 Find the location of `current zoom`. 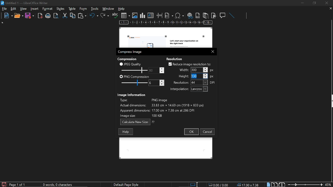

current zoom is located at coordinates (329, 184).